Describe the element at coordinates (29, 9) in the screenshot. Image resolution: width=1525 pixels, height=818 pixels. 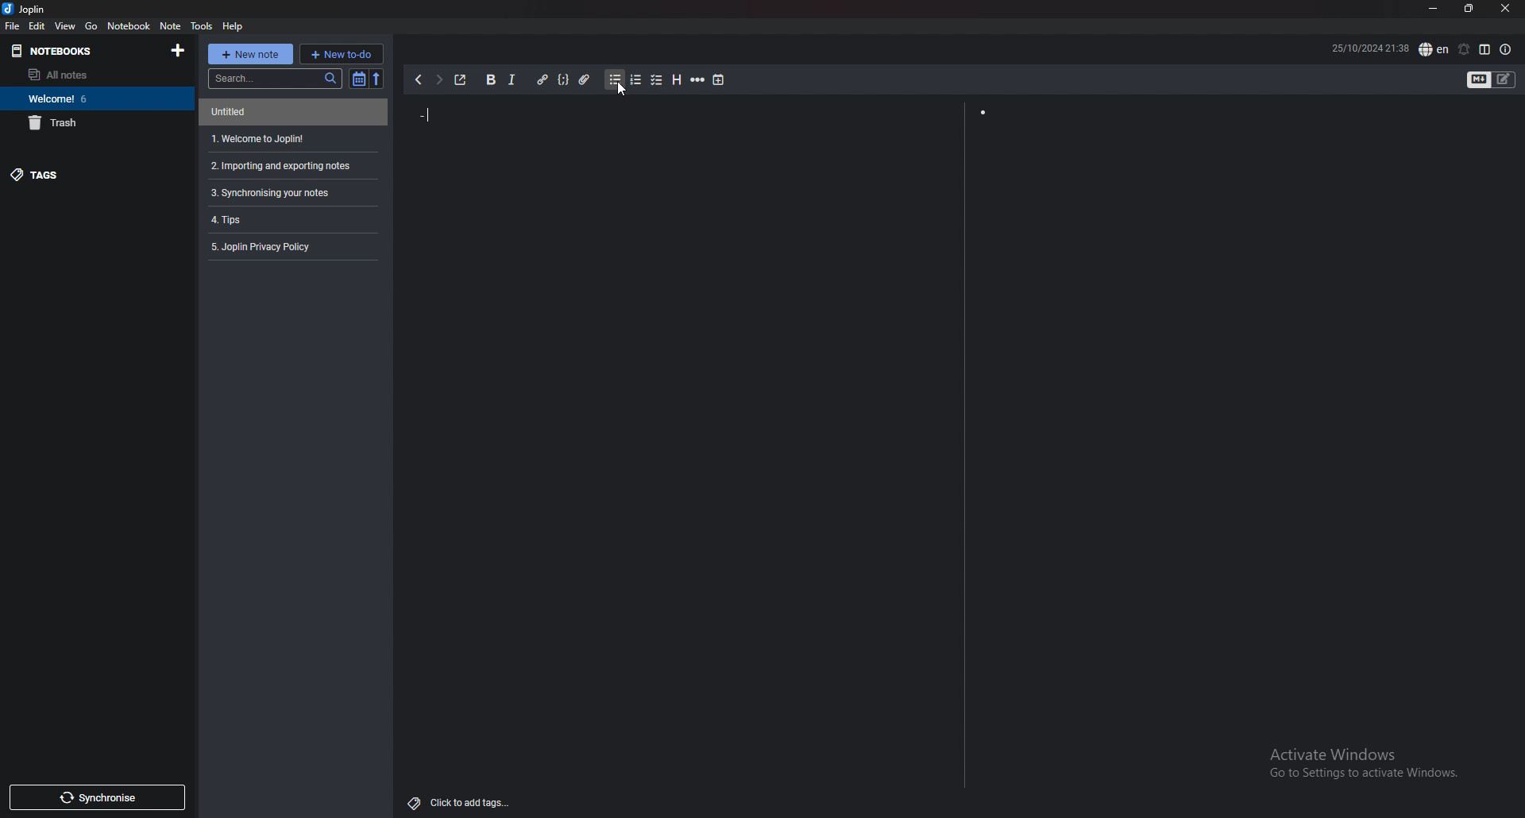
I see `Joplin` at that location.